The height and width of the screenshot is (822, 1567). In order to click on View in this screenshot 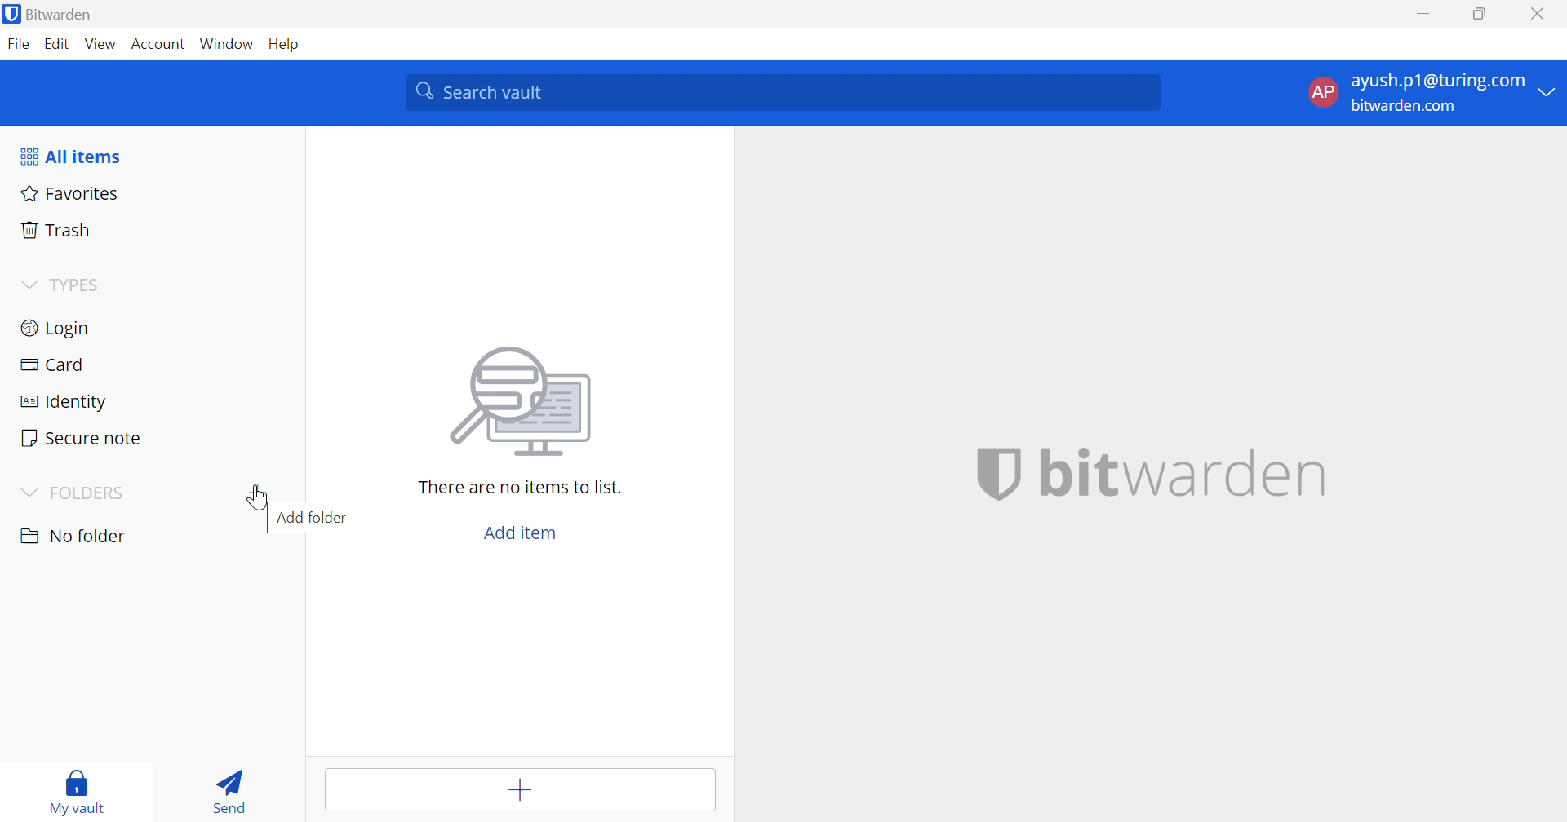, I will do `click(101, 44)`.